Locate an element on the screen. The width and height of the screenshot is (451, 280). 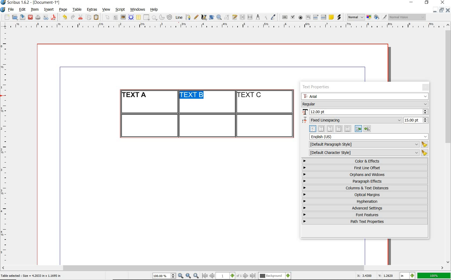
render frame is located at coordinates (131, 17).